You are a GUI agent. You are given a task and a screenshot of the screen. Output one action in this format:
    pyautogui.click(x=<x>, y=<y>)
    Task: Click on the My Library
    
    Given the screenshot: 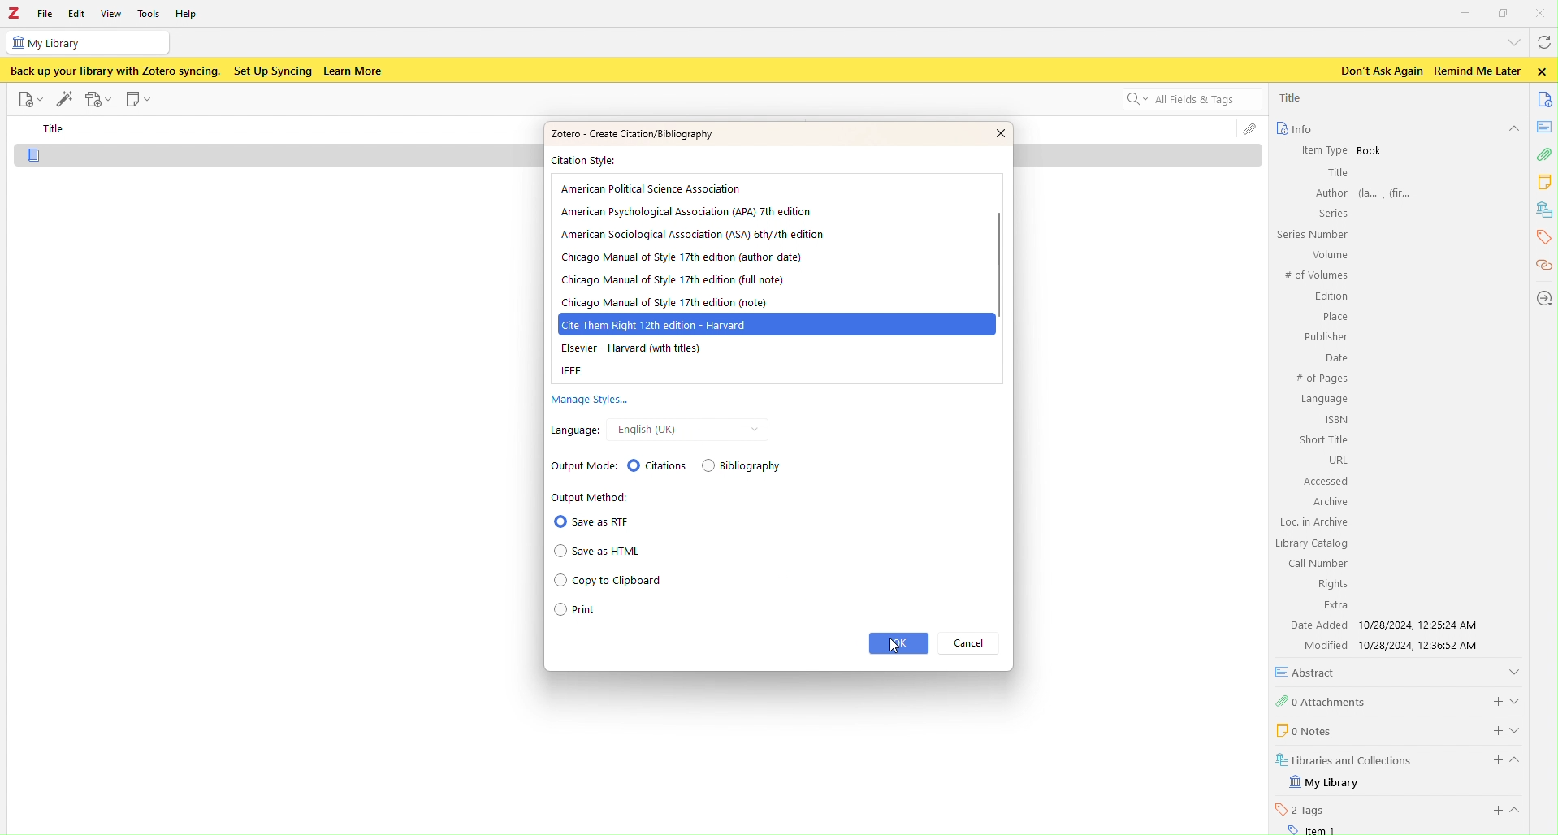 What is the action you would take?
    pyautogui.click(x=1326, y=783)
    